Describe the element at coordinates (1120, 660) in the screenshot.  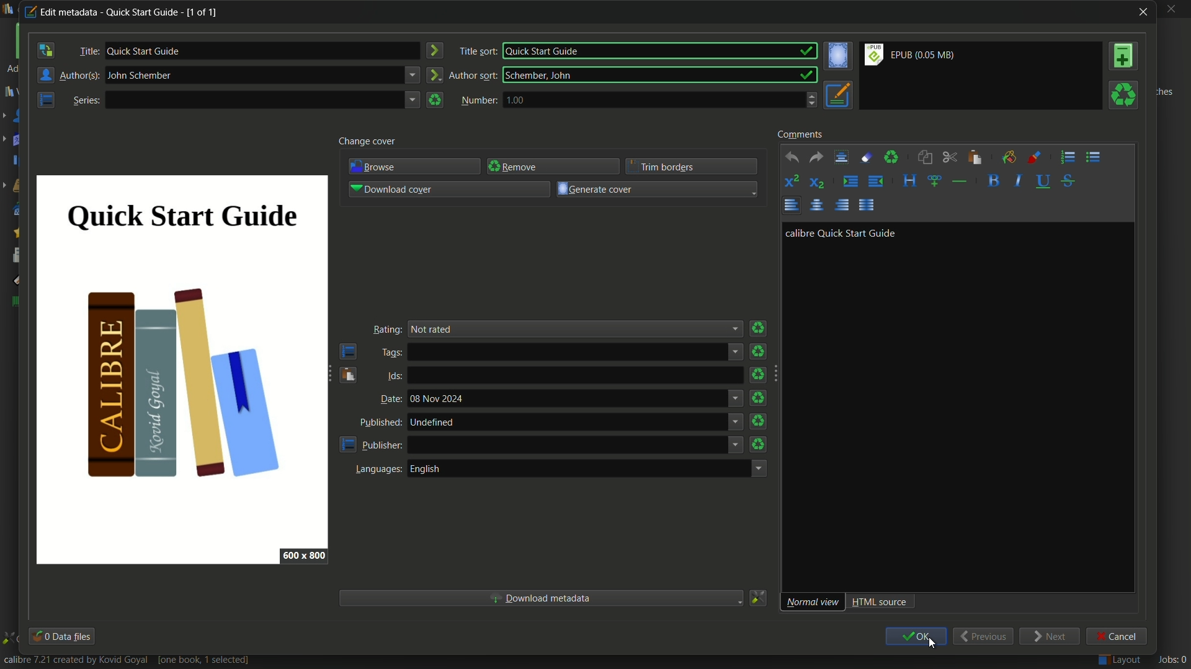
I see `Layout` at that location.